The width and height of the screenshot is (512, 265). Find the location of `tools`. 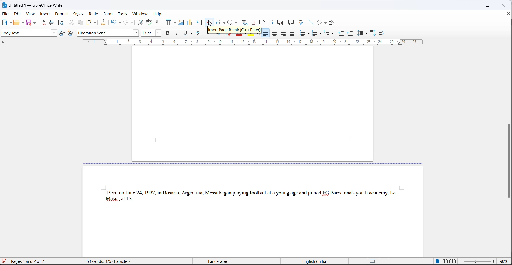

tools is located at coordinates (122, 14).